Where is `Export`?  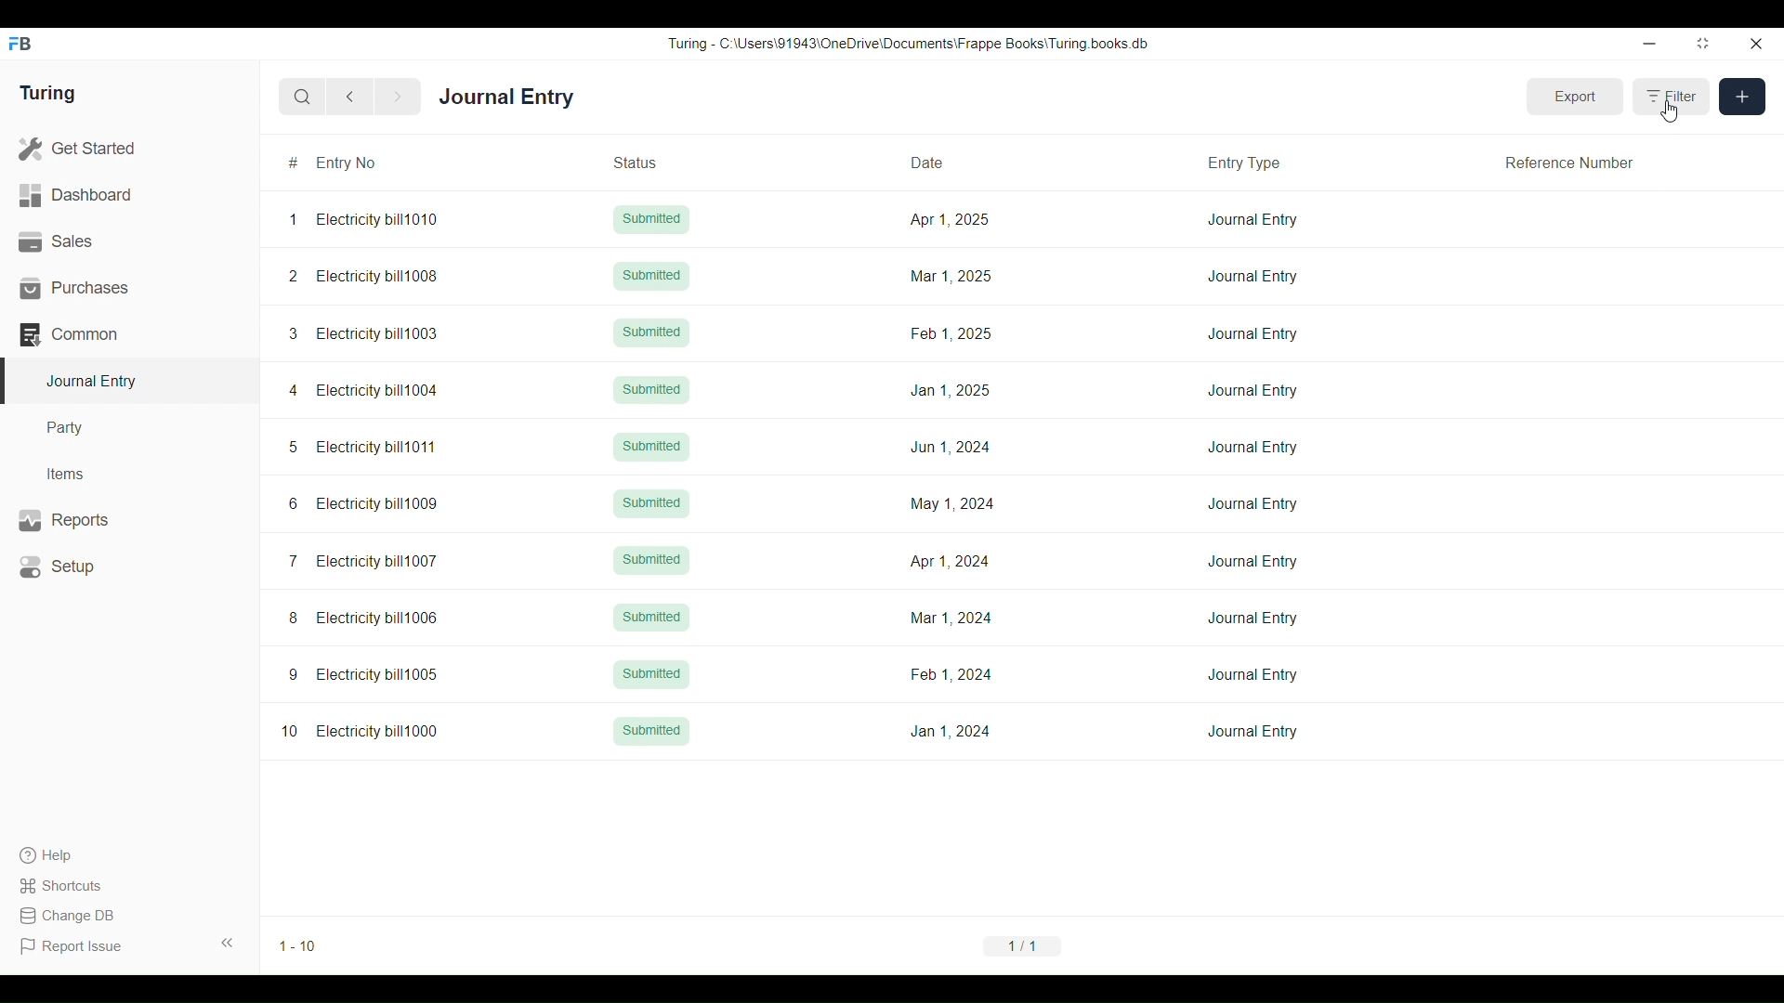 Export is located at coordinates (1576, 97).